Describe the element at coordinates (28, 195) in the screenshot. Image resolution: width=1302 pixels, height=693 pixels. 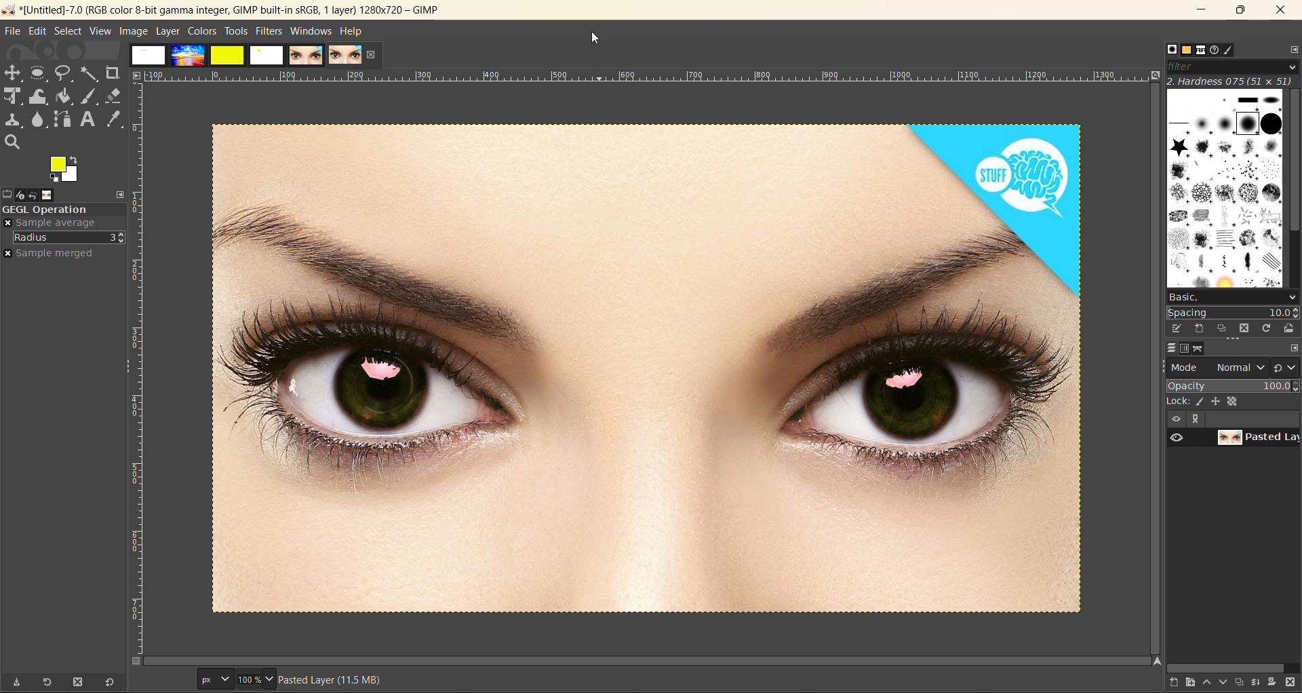
I see `device status, undo history` at that location.